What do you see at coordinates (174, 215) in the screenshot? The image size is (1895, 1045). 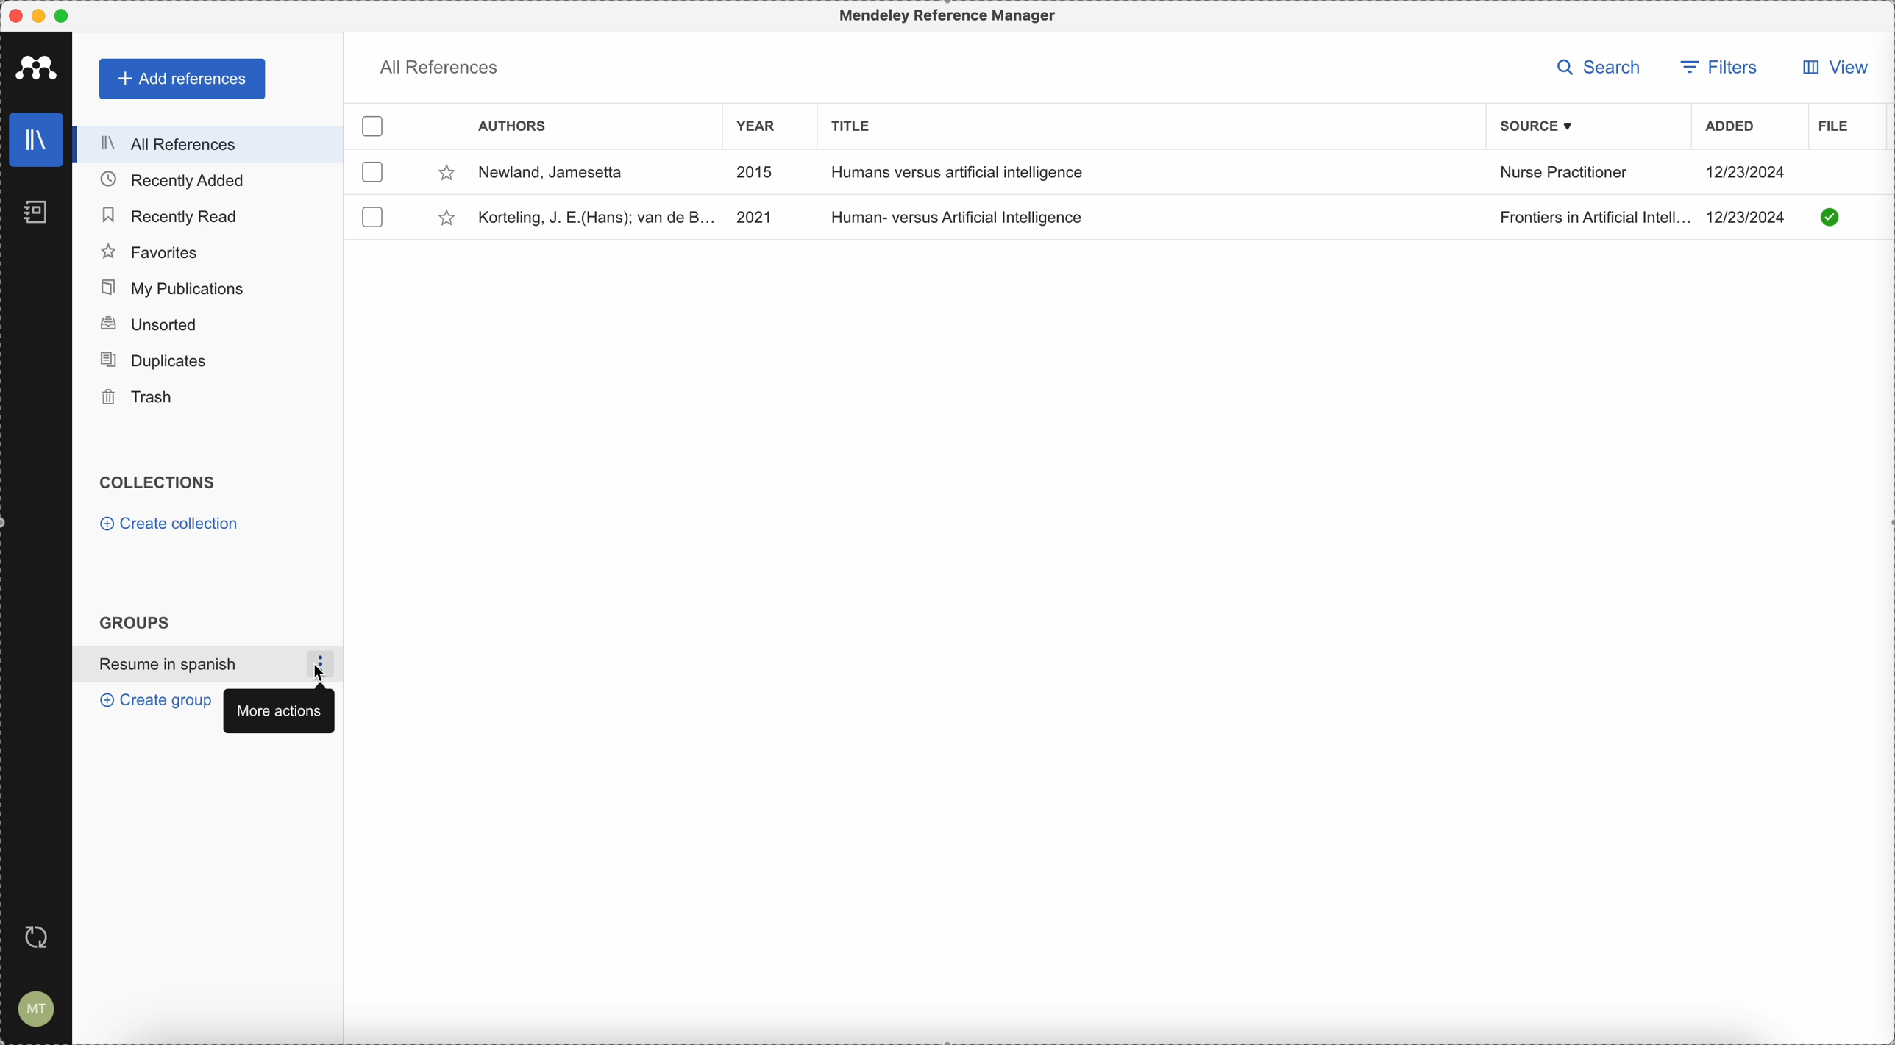 I see `recently read` at bounding box center [174, 215].